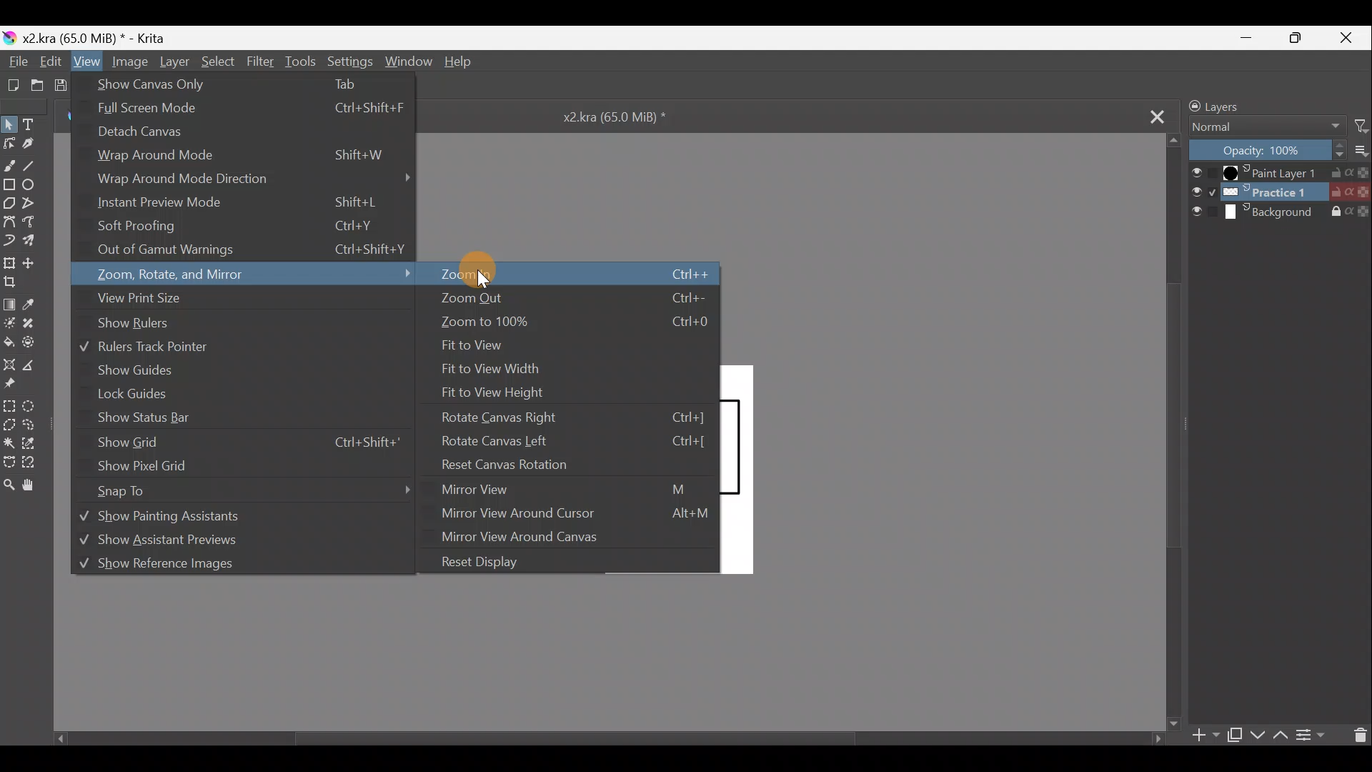 This screenshot has width=1372, height=772. Describe the element at coordinates (9, 145) in the screenshot. I see `Edit shapes tool` at that location.